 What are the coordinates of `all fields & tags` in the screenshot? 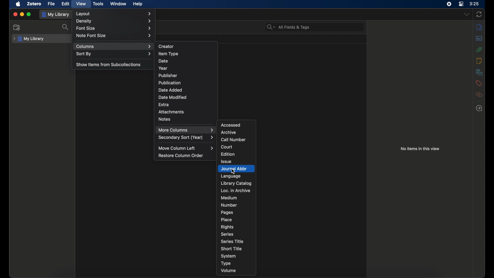 It's located at (288, 27).